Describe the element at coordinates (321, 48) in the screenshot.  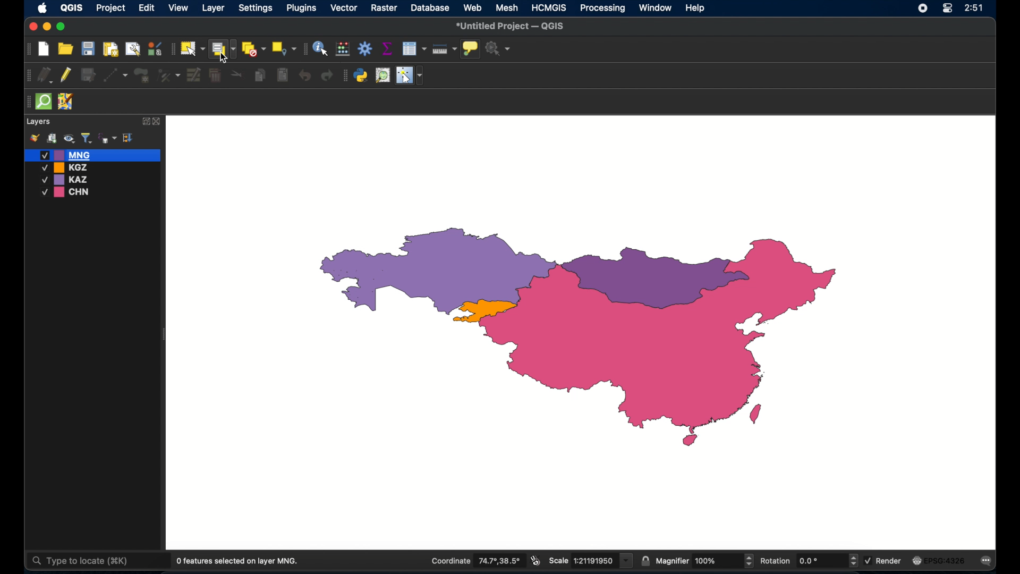
I see `identify feature` at that location.